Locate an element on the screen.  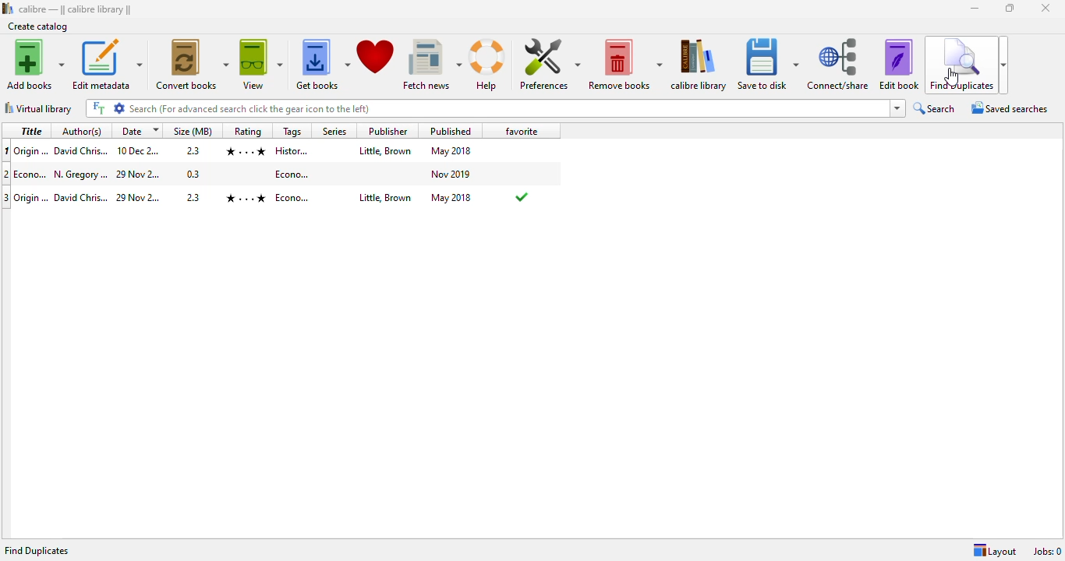
Econo...N.Dregory...29 Nov 2...0.3 Econo... Nov 2019 is located at coordinates (243, 174).